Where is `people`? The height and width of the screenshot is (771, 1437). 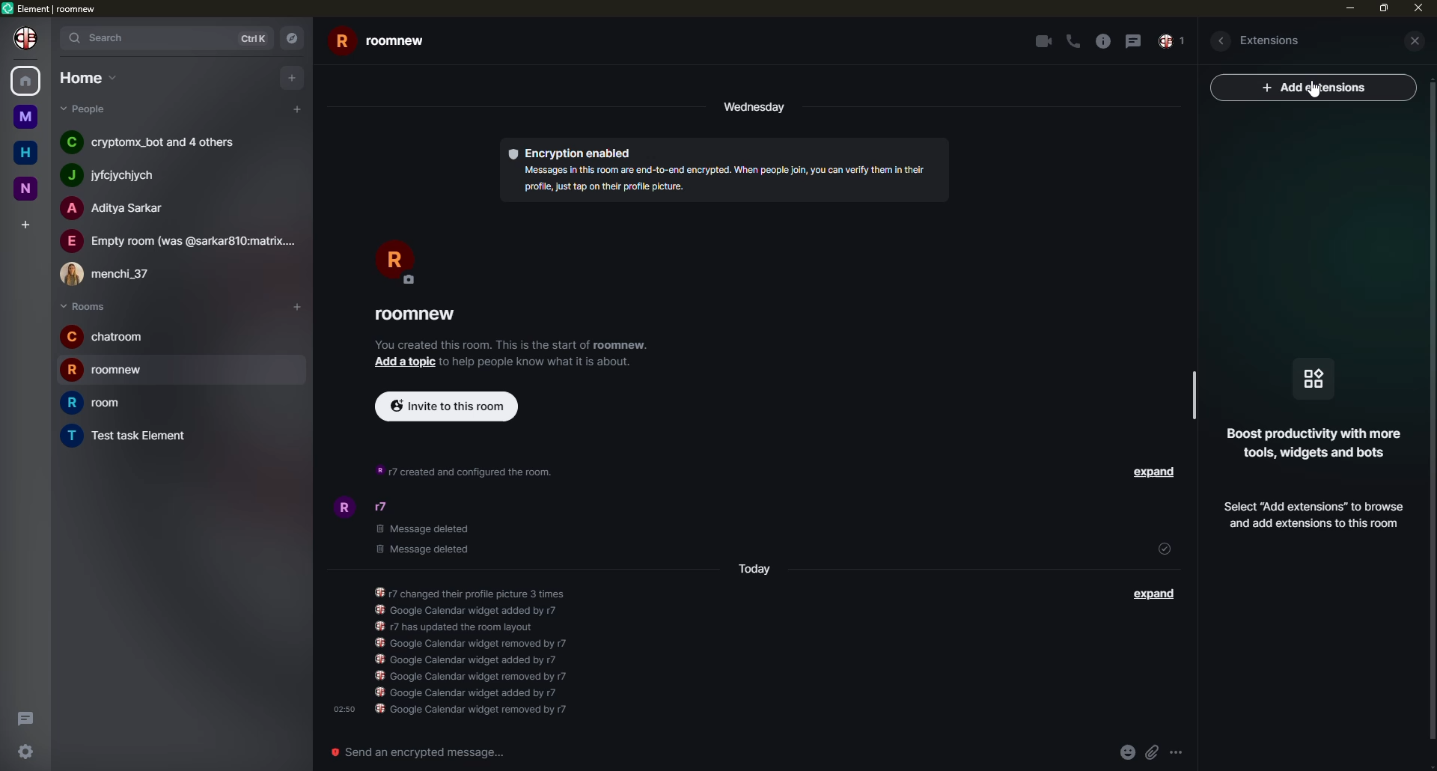
people is located at coordinates (109, 176).